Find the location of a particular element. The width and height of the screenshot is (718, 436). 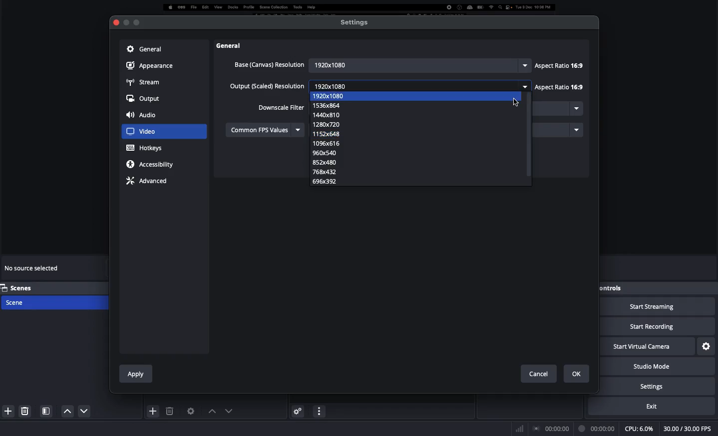

Move up is located at coordinates (210, 411).